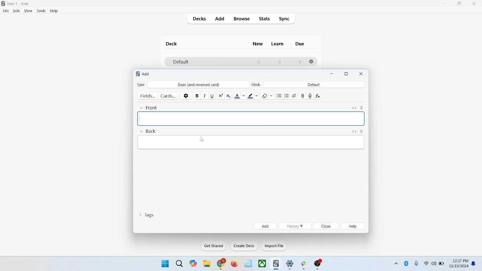  What do you see at coordinates (333, 74) in the screenshot?
I see `minimize` at bounding box center [333, 74].